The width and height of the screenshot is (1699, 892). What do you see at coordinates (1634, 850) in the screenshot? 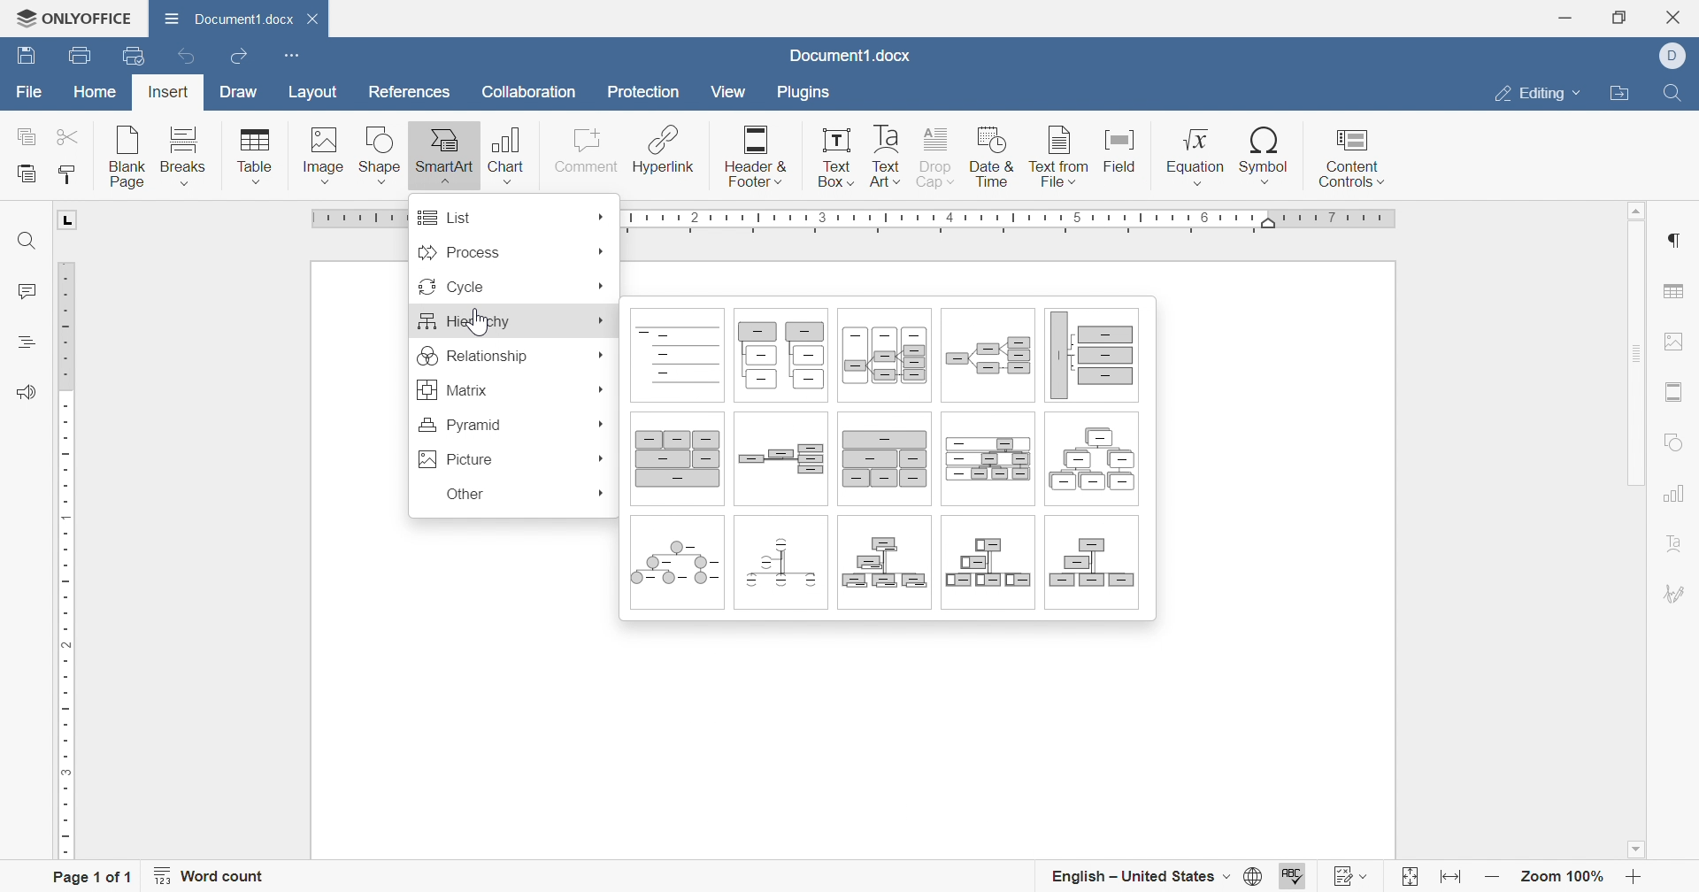
I see `Scroll down` at bounding box center [1634, 850].